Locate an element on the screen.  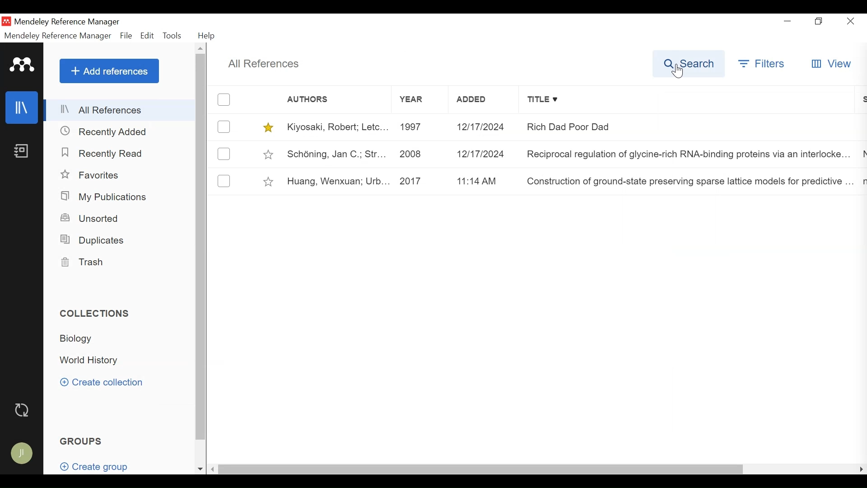
Horizontal Scroll bar is located at coordinates (480, 469).